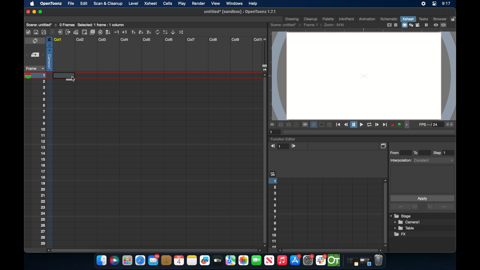 The height and width of the screenshot is (270, 480). What do you see at coordinates (153, 250) in the screenshot?
I see `scroll box` at bounding box center [153, 250].